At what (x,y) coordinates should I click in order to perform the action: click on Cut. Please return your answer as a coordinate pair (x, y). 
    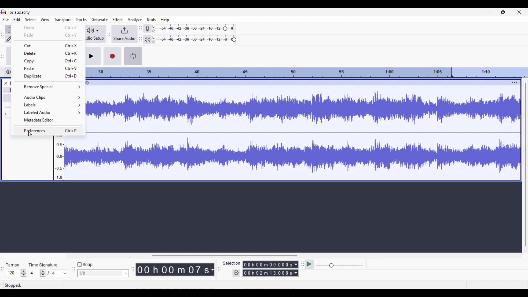
    Looking at the image, I should click on (49, 45).